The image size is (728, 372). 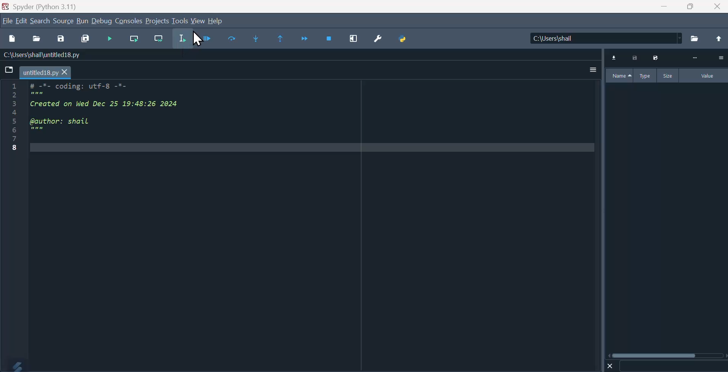 I want to click on Value, so click(x=704, y=76).